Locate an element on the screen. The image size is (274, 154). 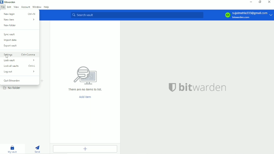
Close is located at coordinates (269, 2).